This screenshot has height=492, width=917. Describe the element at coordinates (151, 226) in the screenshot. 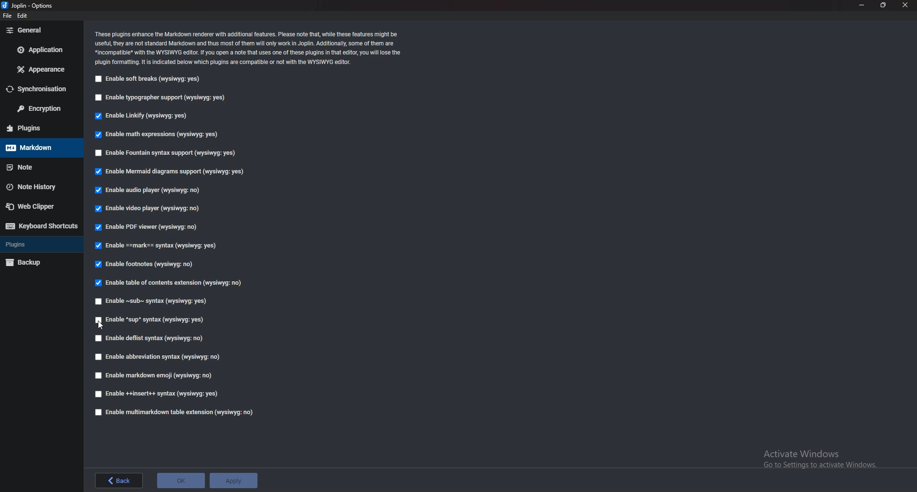

I see `Enable PDF viewer (wysiwyg: no)` at that location.